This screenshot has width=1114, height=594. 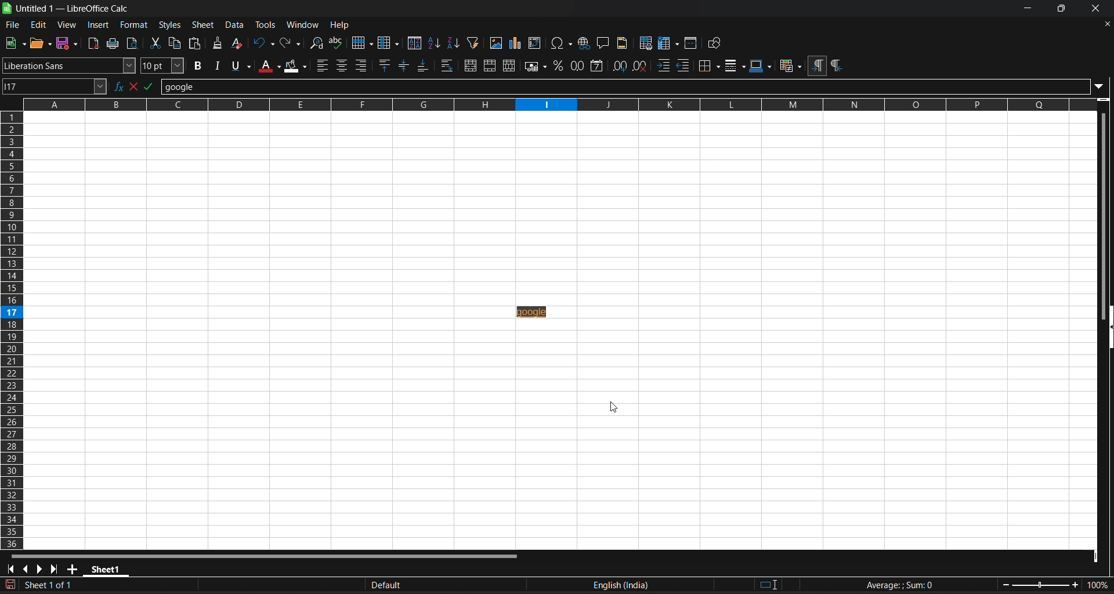 I want to click on format as number, so click(x=577, y=66).